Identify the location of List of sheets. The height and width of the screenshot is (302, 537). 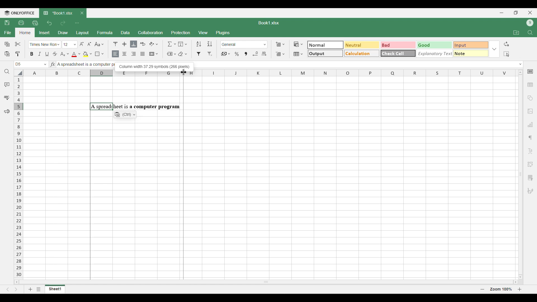
(39, 289).